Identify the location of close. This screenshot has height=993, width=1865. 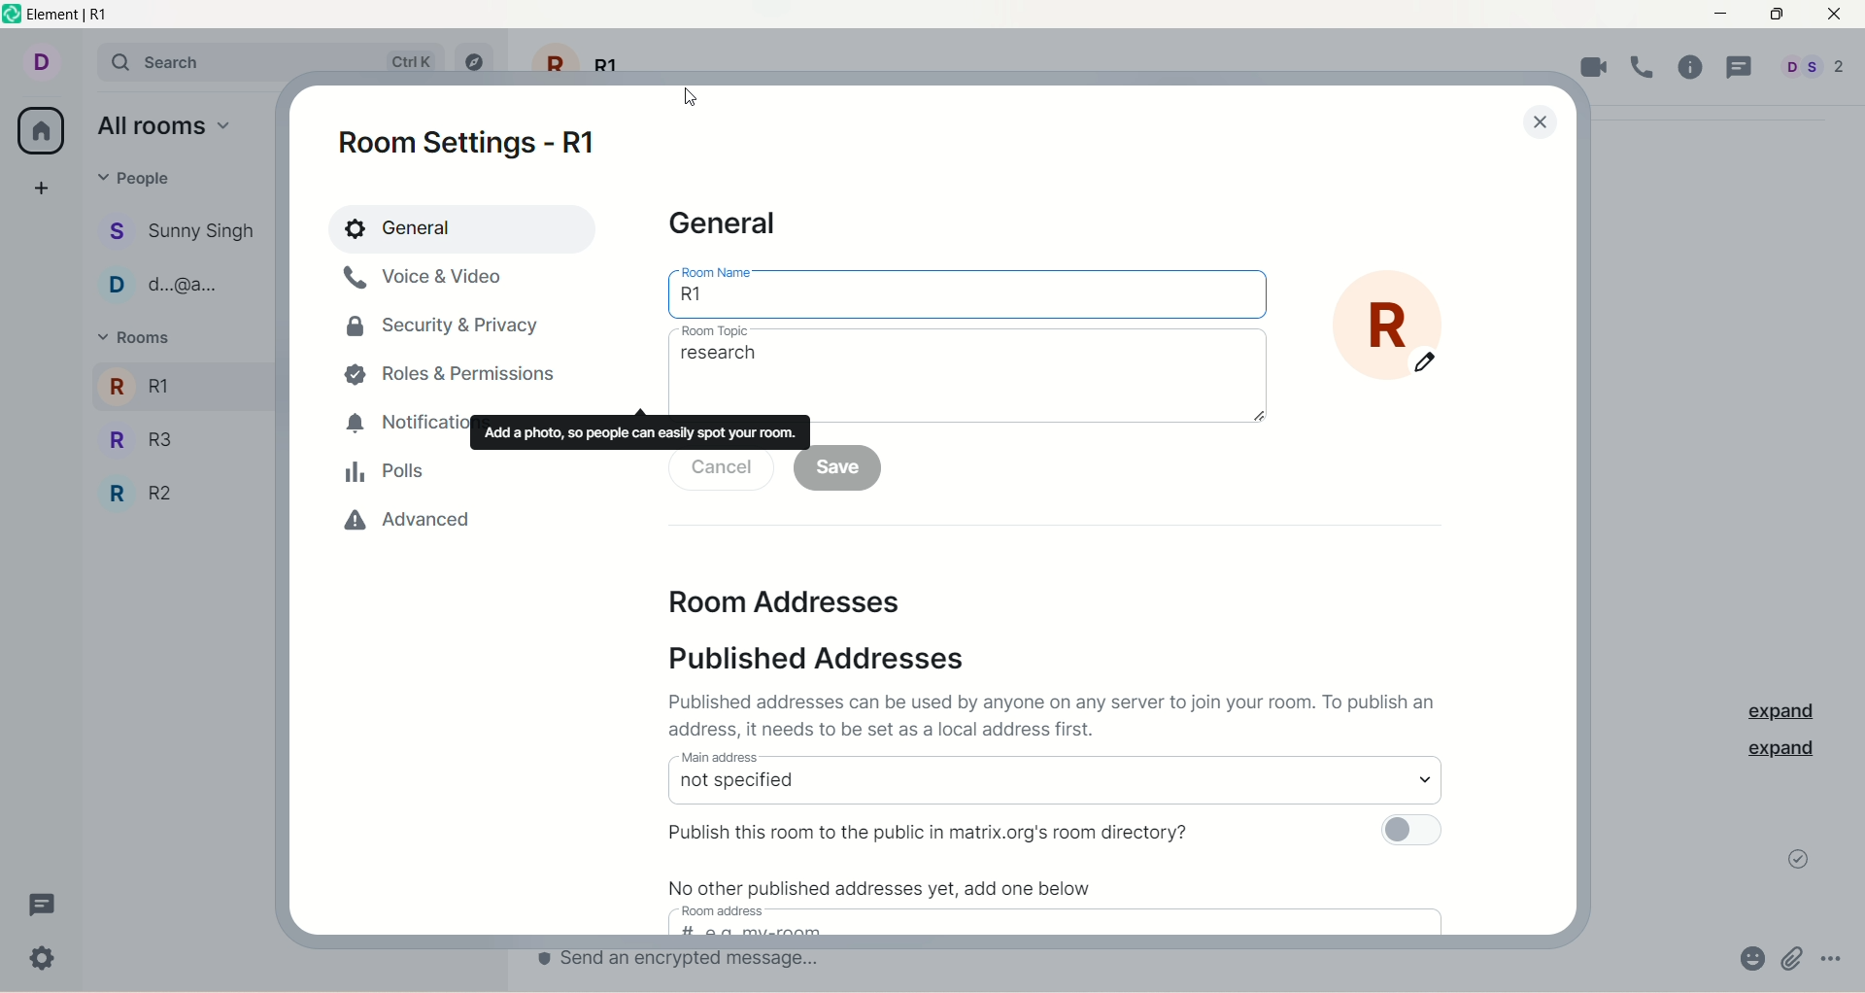
(1542, 120).